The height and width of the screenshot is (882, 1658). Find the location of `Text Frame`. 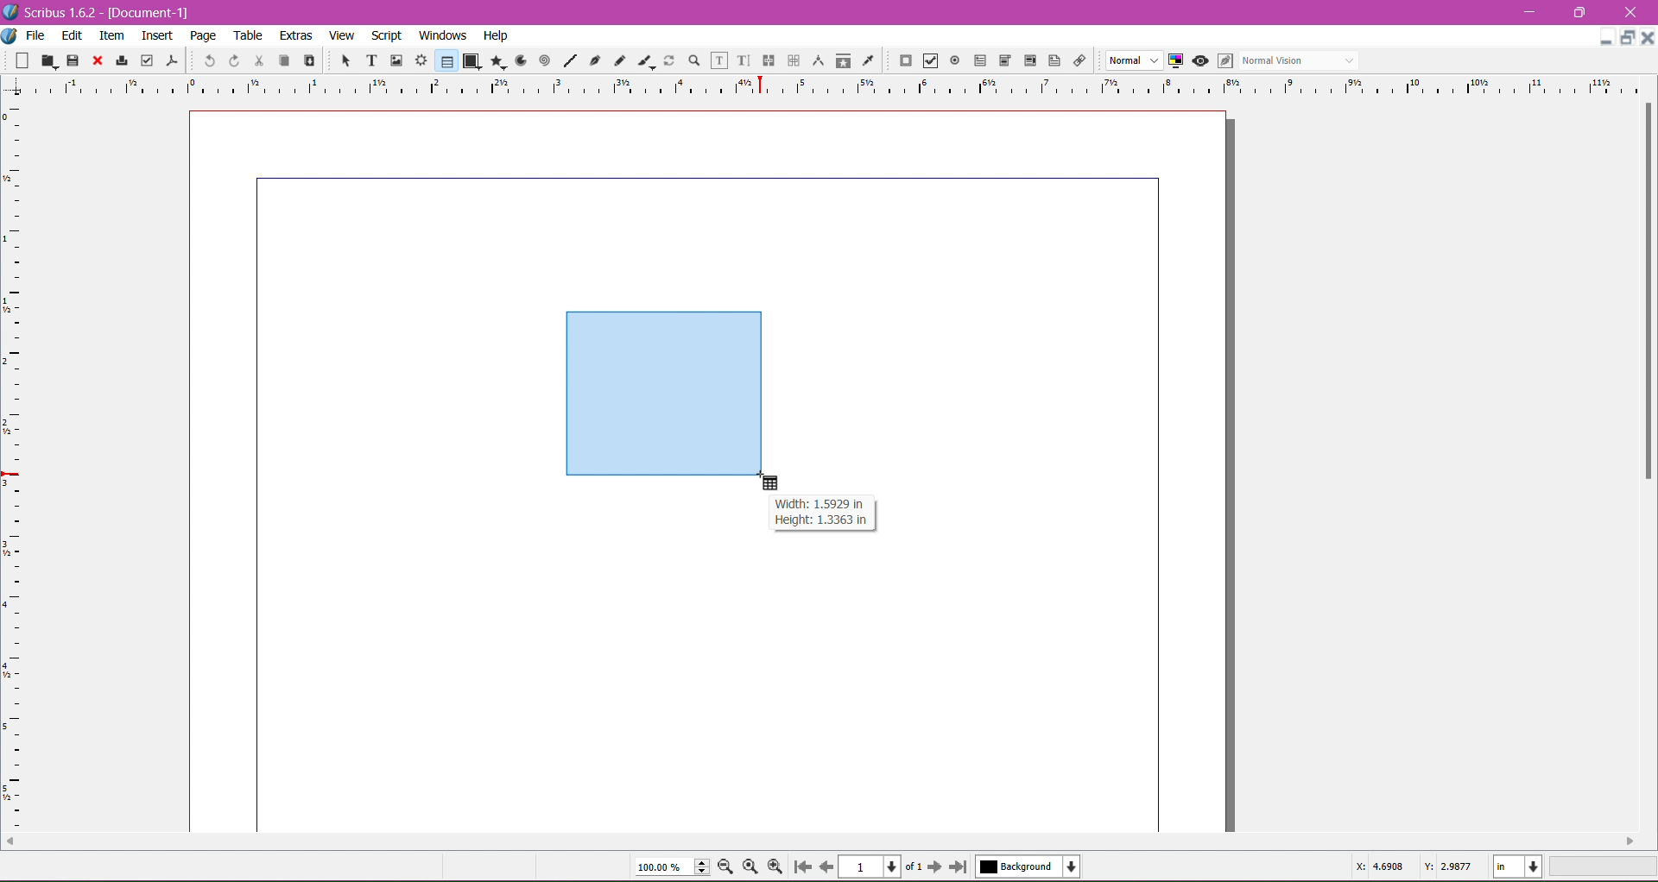

Text Frame is located at coordinates (367, 60).